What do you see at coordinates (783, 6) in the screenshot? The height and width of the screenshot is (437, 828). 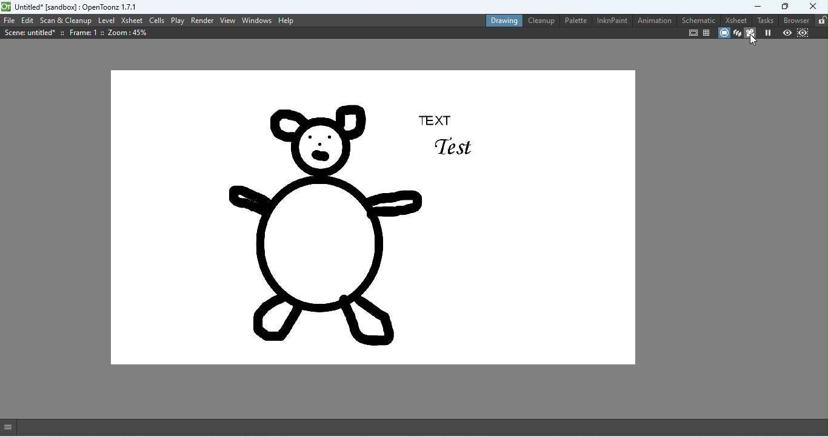 I see `maximize` at bounding box center [783, 6].